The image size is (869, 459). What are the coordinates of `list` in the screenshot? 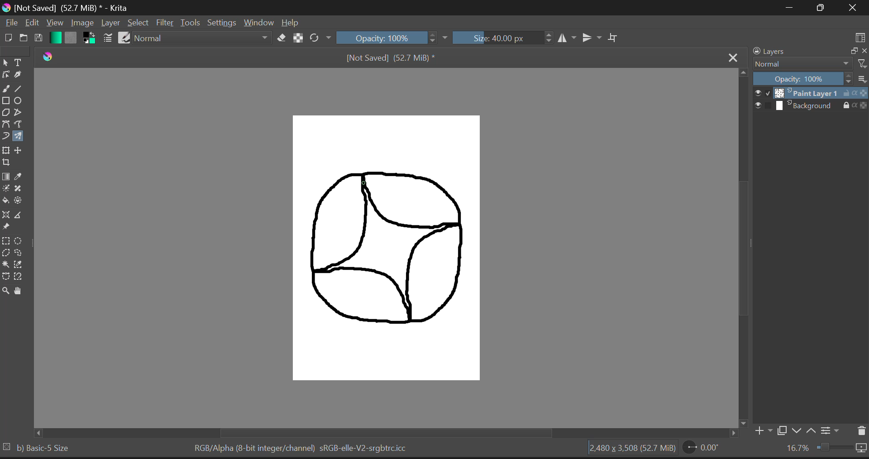 It's located at (861, 79).